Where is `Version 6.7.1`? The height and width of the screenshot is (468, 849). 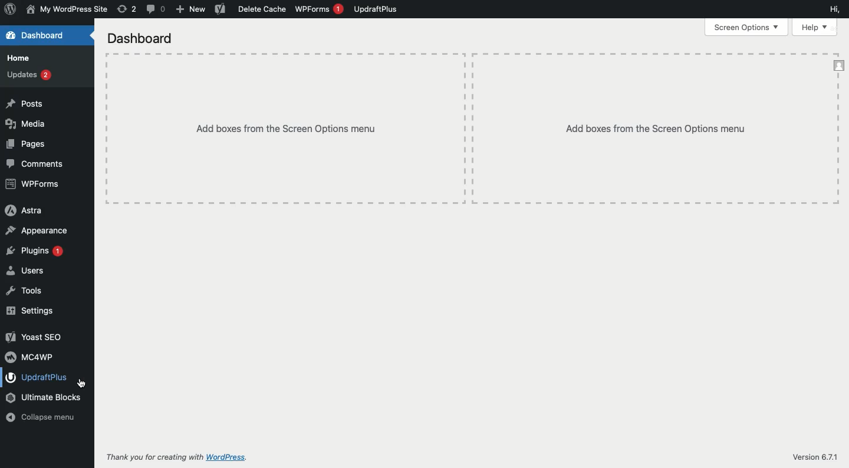 Version 6.7.1 is located at coordinates (815, 453).